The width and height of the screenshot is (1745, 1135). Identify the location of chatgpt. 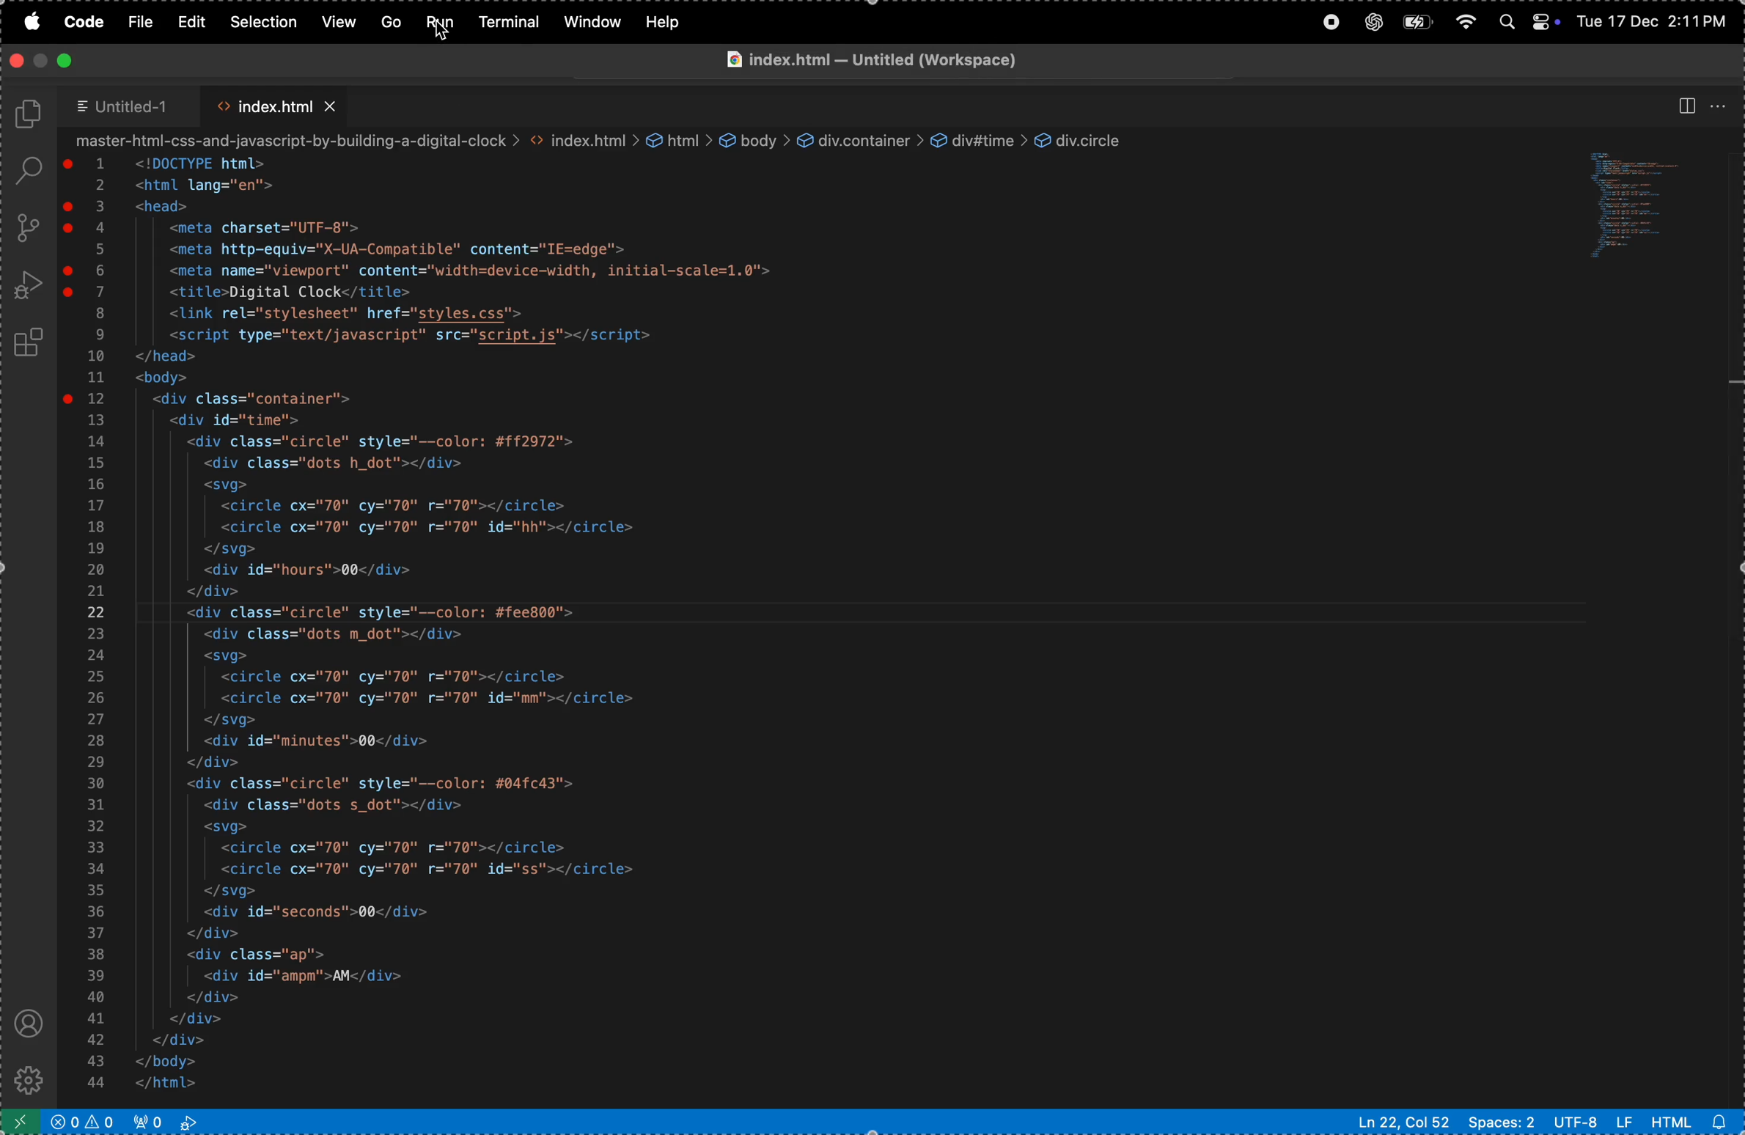
(1369, 22).